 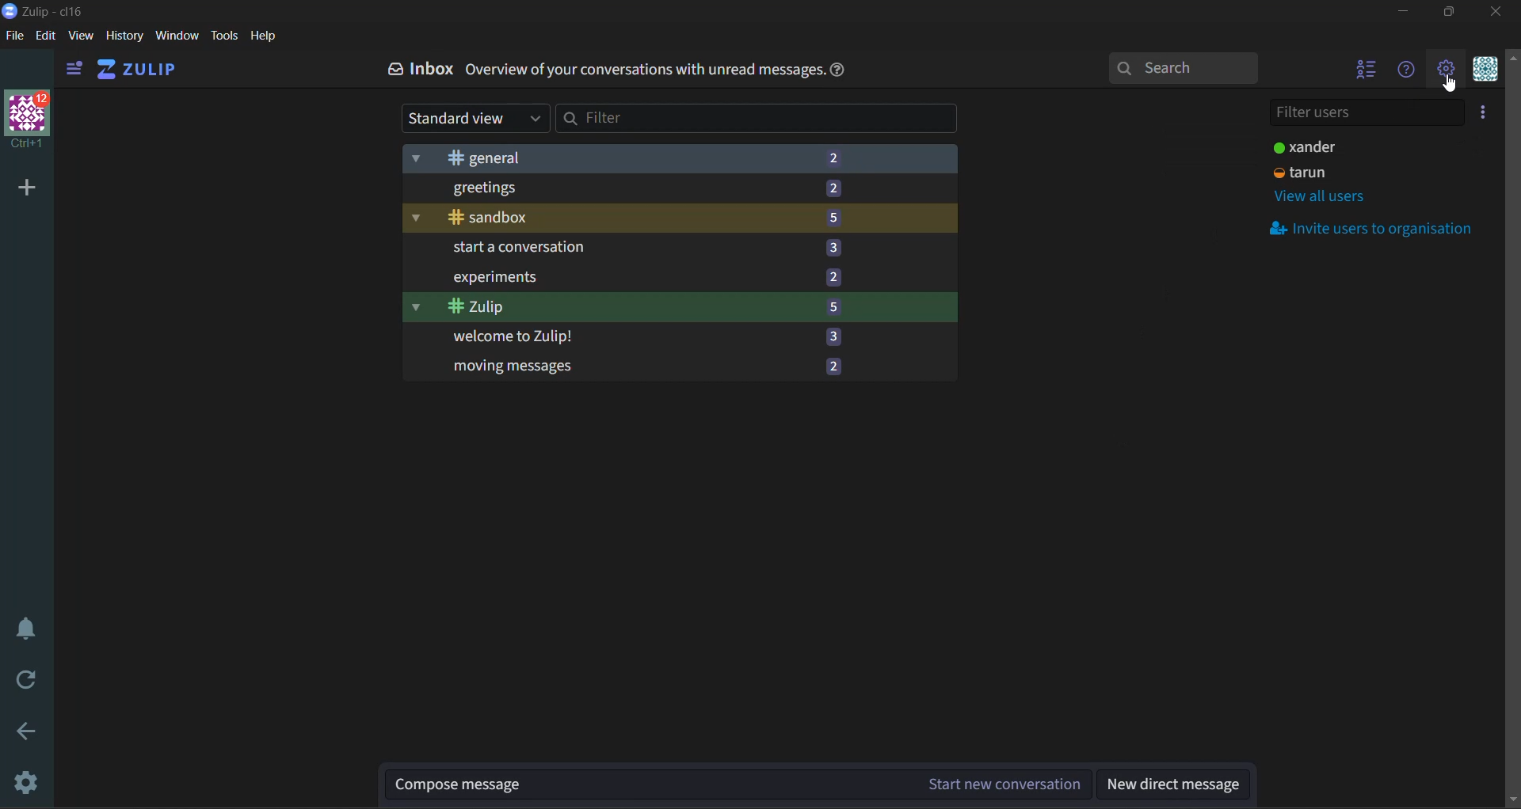 What do you see at coordinates (604, 74) in the screenshot?
I see `Inbox overview of your conversation with unread messages` at bounding box center [604, 74].